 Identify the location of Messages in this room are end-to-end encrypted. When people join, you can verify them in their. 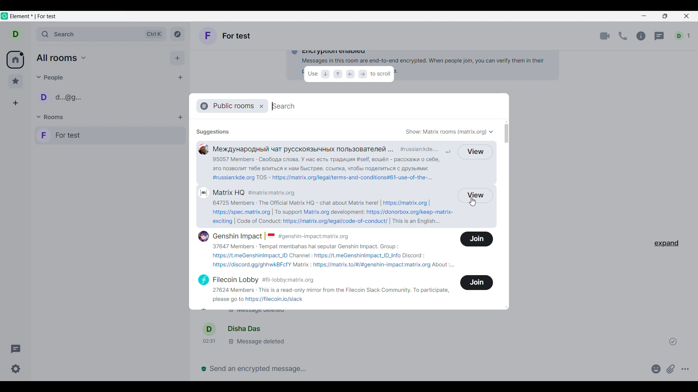
(408, 61).